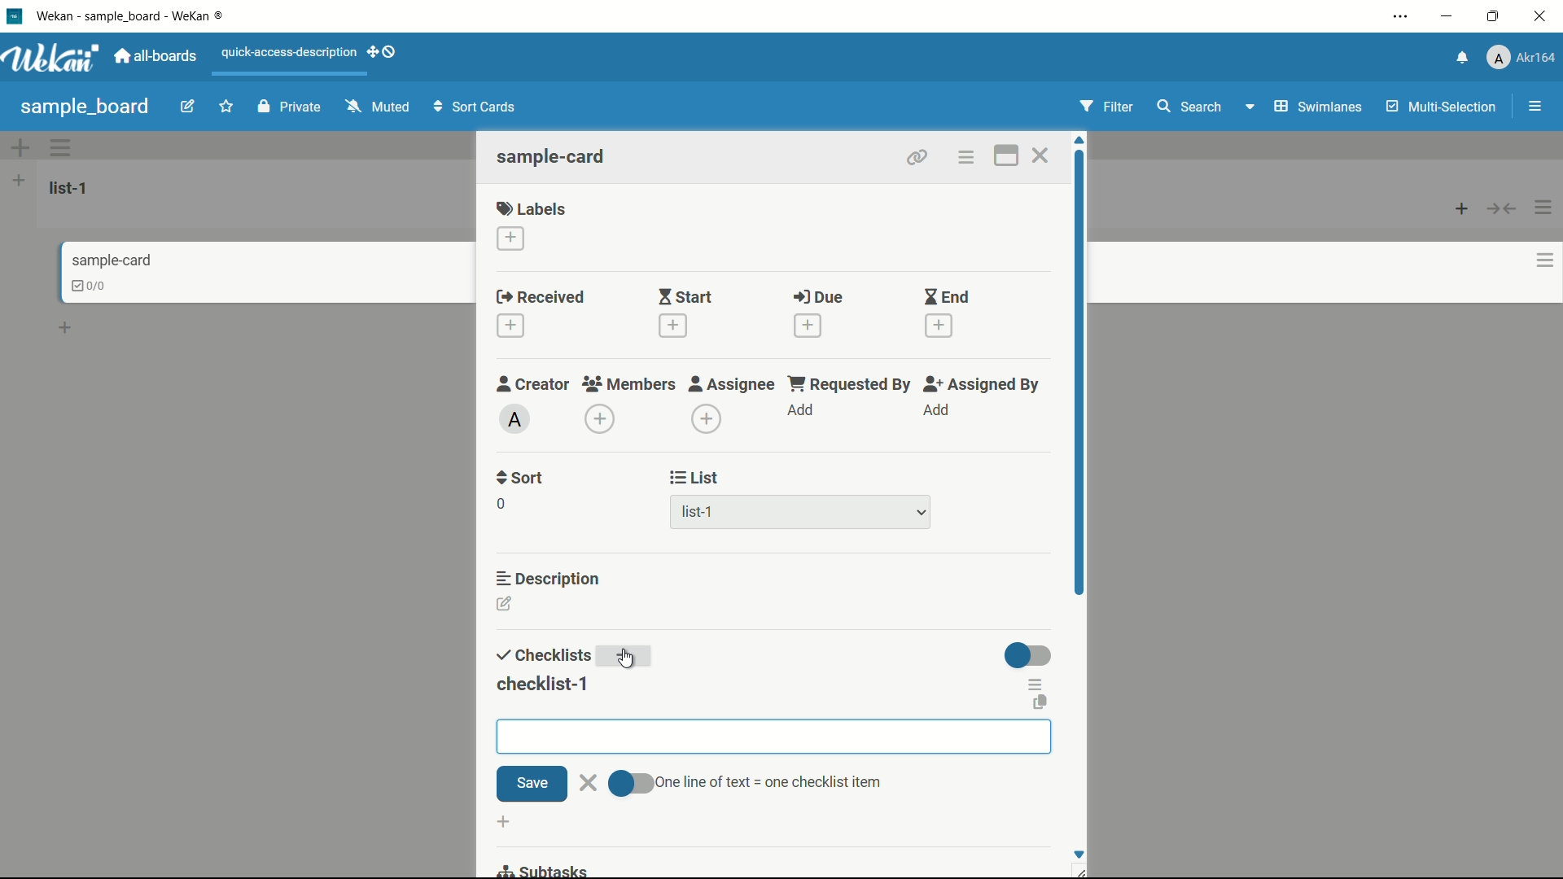  I want to click on add, so click(935, 410).